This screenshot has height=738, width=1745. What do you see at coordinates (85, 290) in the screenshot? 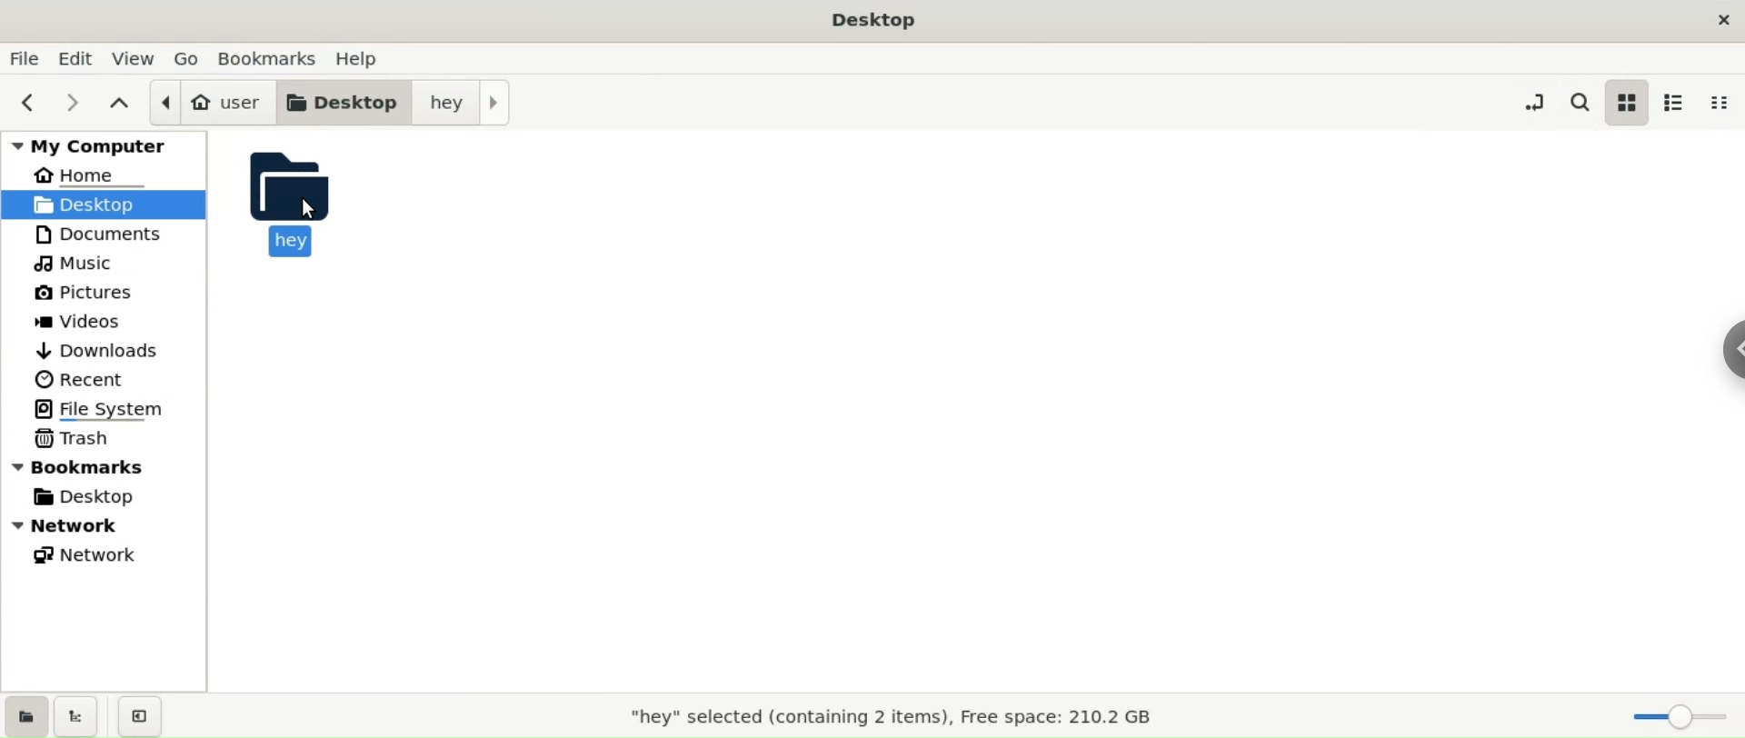
I see `pictures` at bounding box center [85, 290].